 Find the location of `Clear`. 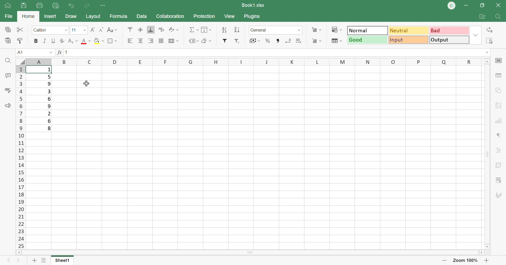

Clear is located at coordinates (207, 41).